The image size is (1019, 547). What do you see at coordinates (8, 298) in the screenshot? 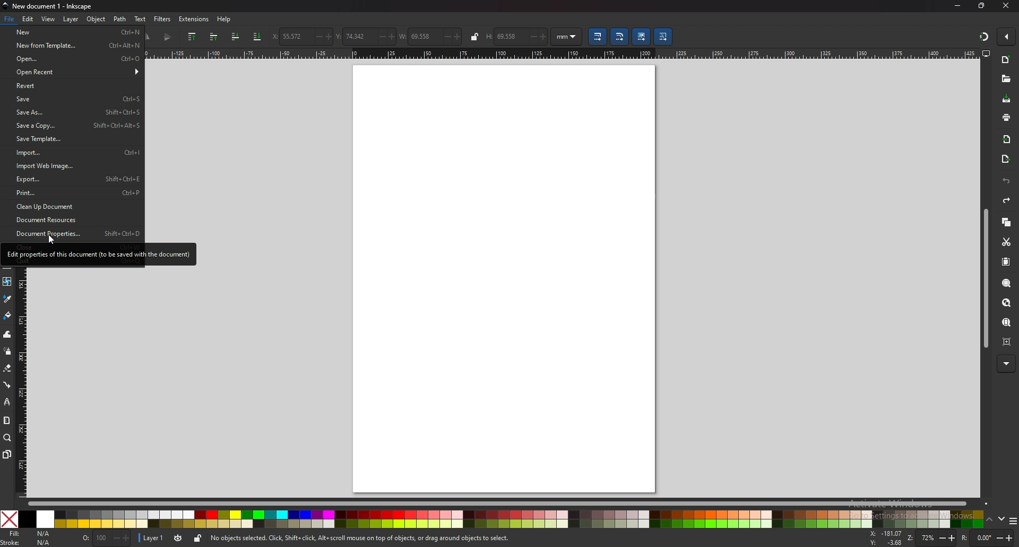
I see `dropper` at bounding box center [8, 298].